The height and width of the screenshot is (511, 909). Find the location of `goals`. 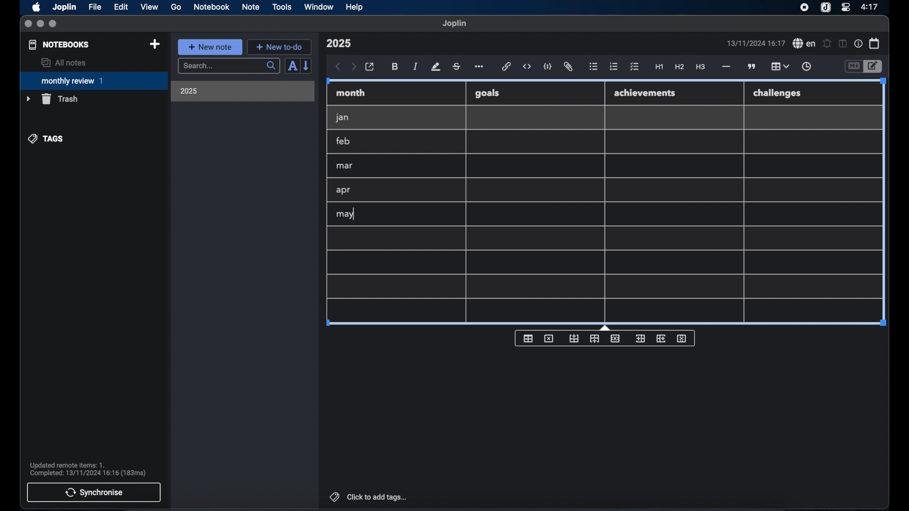

goals is located at coordinates (487, 93).